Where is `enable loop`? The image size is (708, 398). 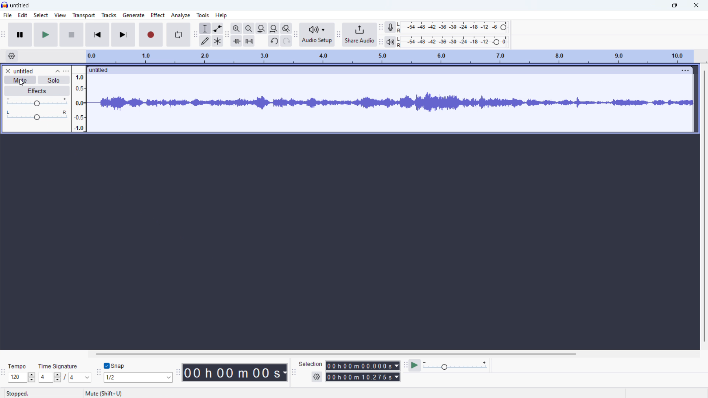
enable loop is located at coordinates (178, 35).